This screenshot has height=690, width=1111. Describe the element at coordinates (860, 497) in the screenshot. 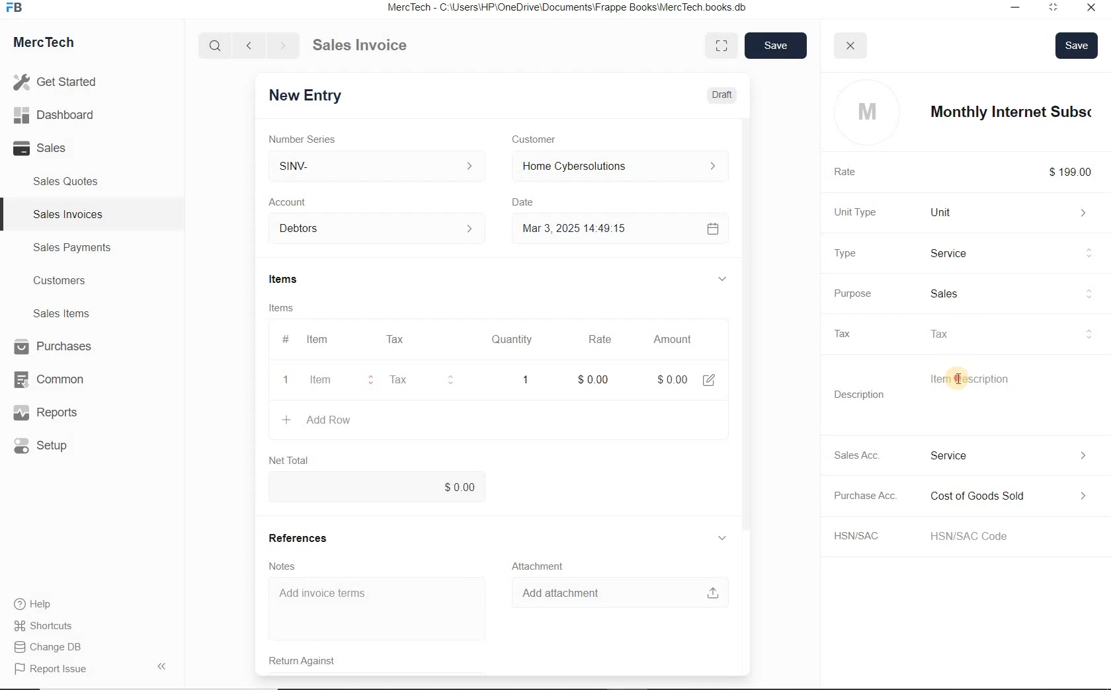

I see `Purchase Acc.` at that location.